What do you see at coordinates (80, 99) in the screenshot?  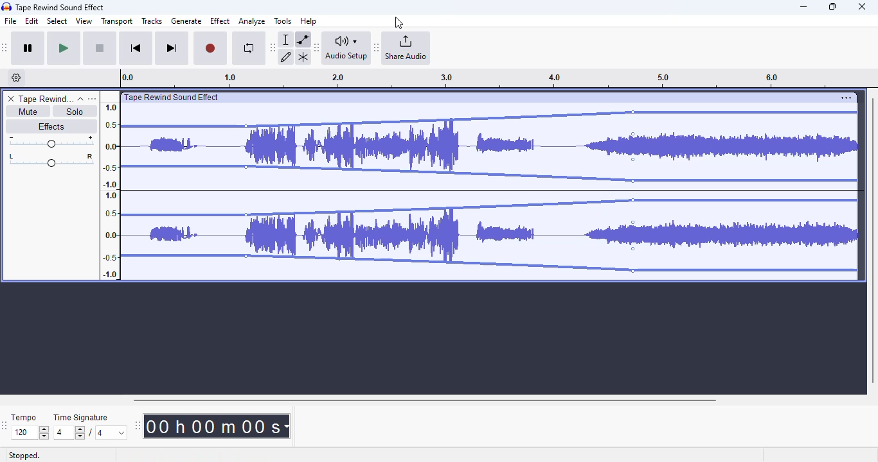 I see `collapse` at bounding box center [80, 99].